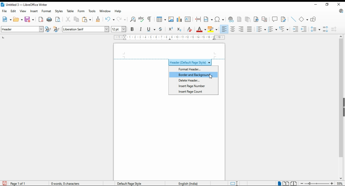  Describe the element at coordinates (316, 29) in the screenshot. I see `set line spacing` at that location.